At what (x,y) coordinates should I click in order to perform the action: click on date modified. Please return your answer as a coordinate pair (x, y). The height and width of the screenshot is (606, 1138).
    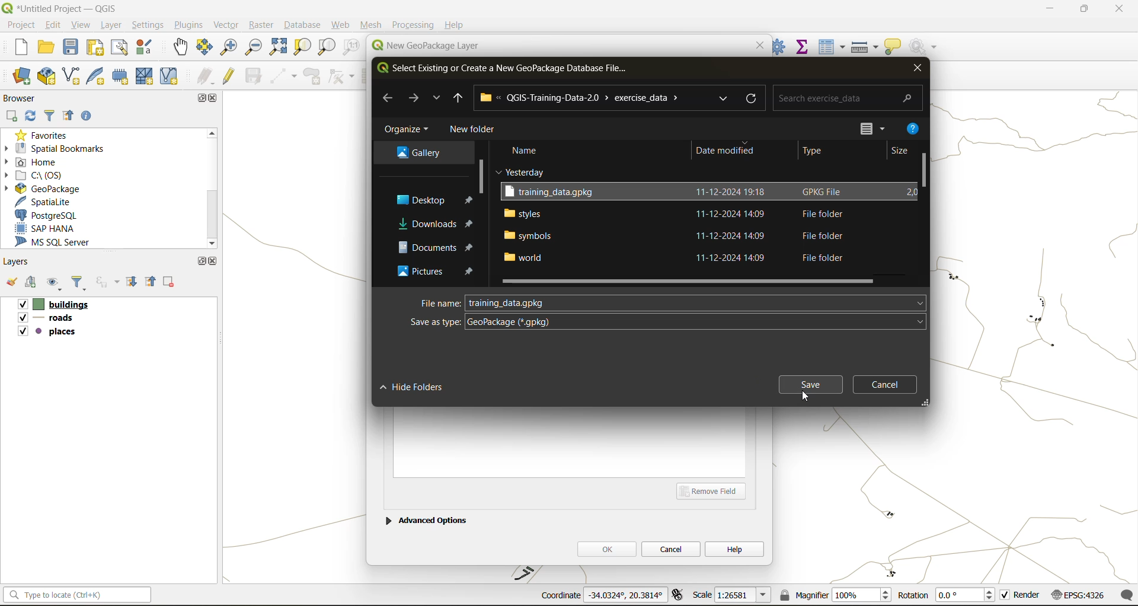
    Looking at the image, I should click on (726, 152).